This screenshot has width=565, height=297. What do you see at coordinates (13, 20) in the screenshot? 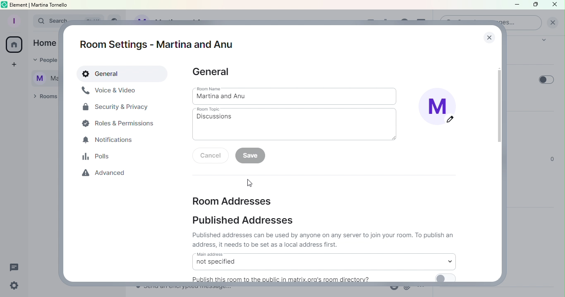
I see `Profile` at bounding box center [13, 20].